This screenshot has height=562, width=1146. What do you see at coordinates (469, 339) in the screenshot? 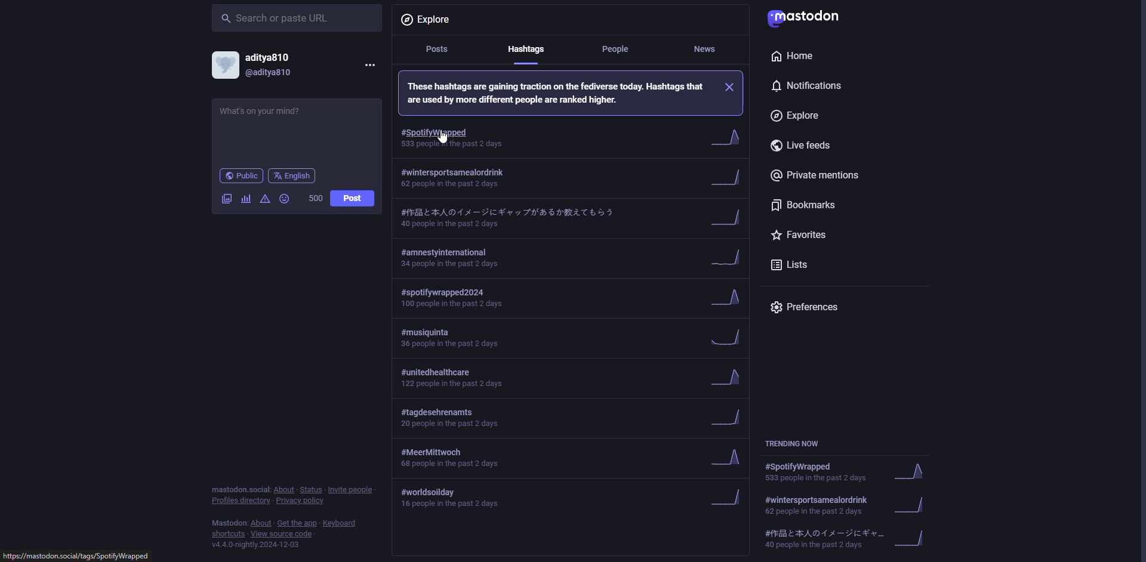
I see `hashtag` at bounding box center [469, 339].